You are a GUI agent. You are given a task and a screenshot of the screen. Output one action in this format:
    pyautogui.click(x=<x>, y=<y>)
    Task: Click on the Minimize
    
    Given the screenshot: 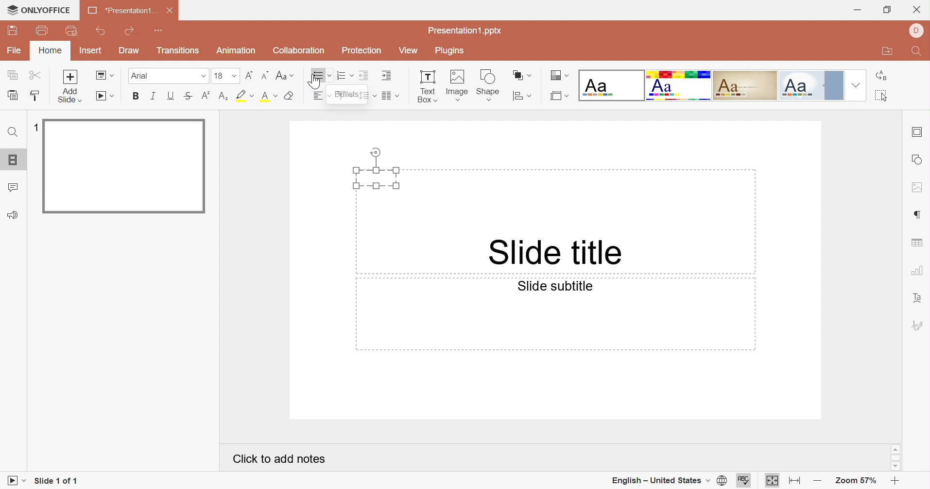 What is the action you would take?
    pyautogui.click(x=861, y=8)
    